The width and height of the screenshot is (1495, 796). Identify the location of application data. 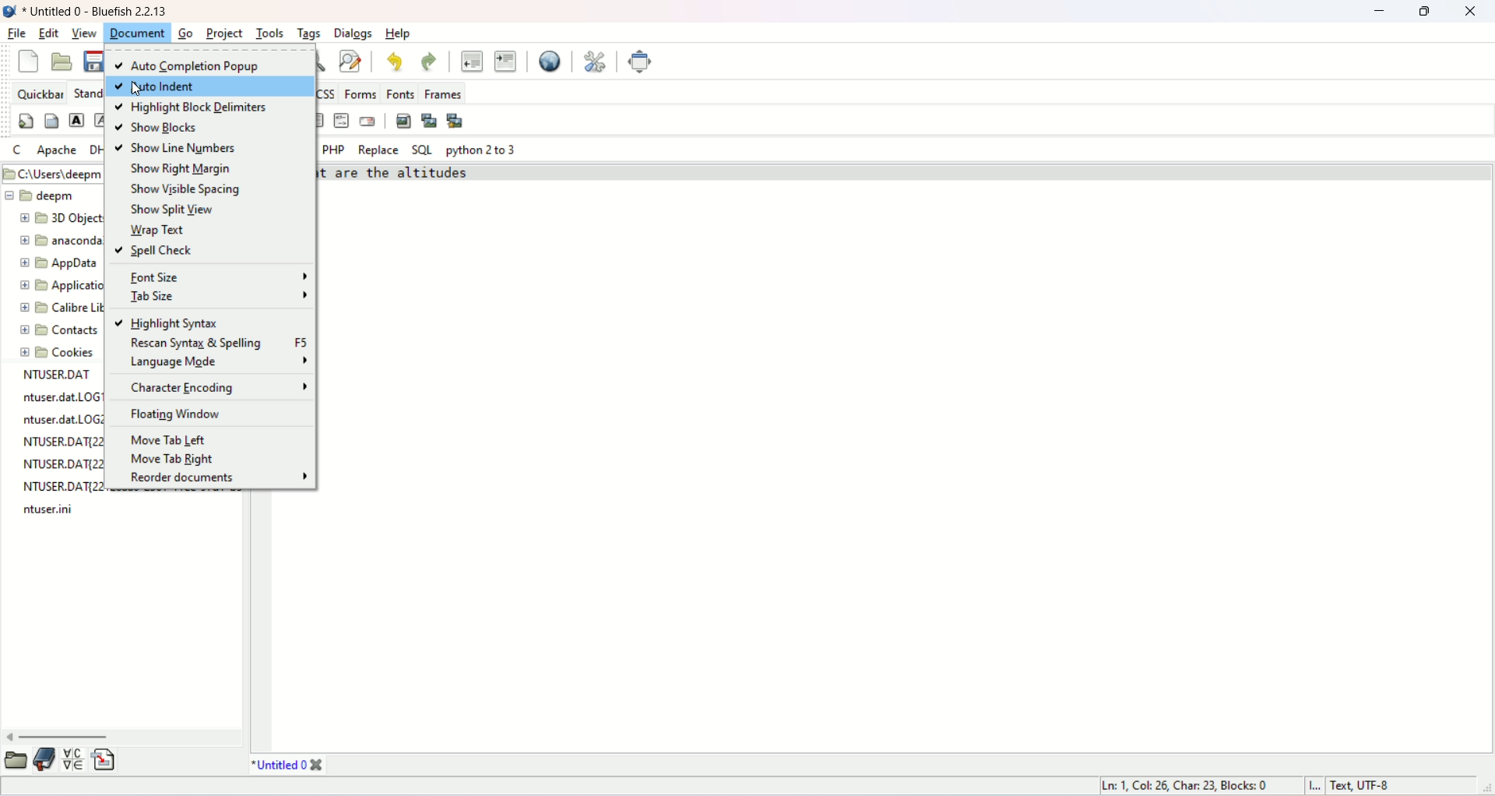
(66, 286).